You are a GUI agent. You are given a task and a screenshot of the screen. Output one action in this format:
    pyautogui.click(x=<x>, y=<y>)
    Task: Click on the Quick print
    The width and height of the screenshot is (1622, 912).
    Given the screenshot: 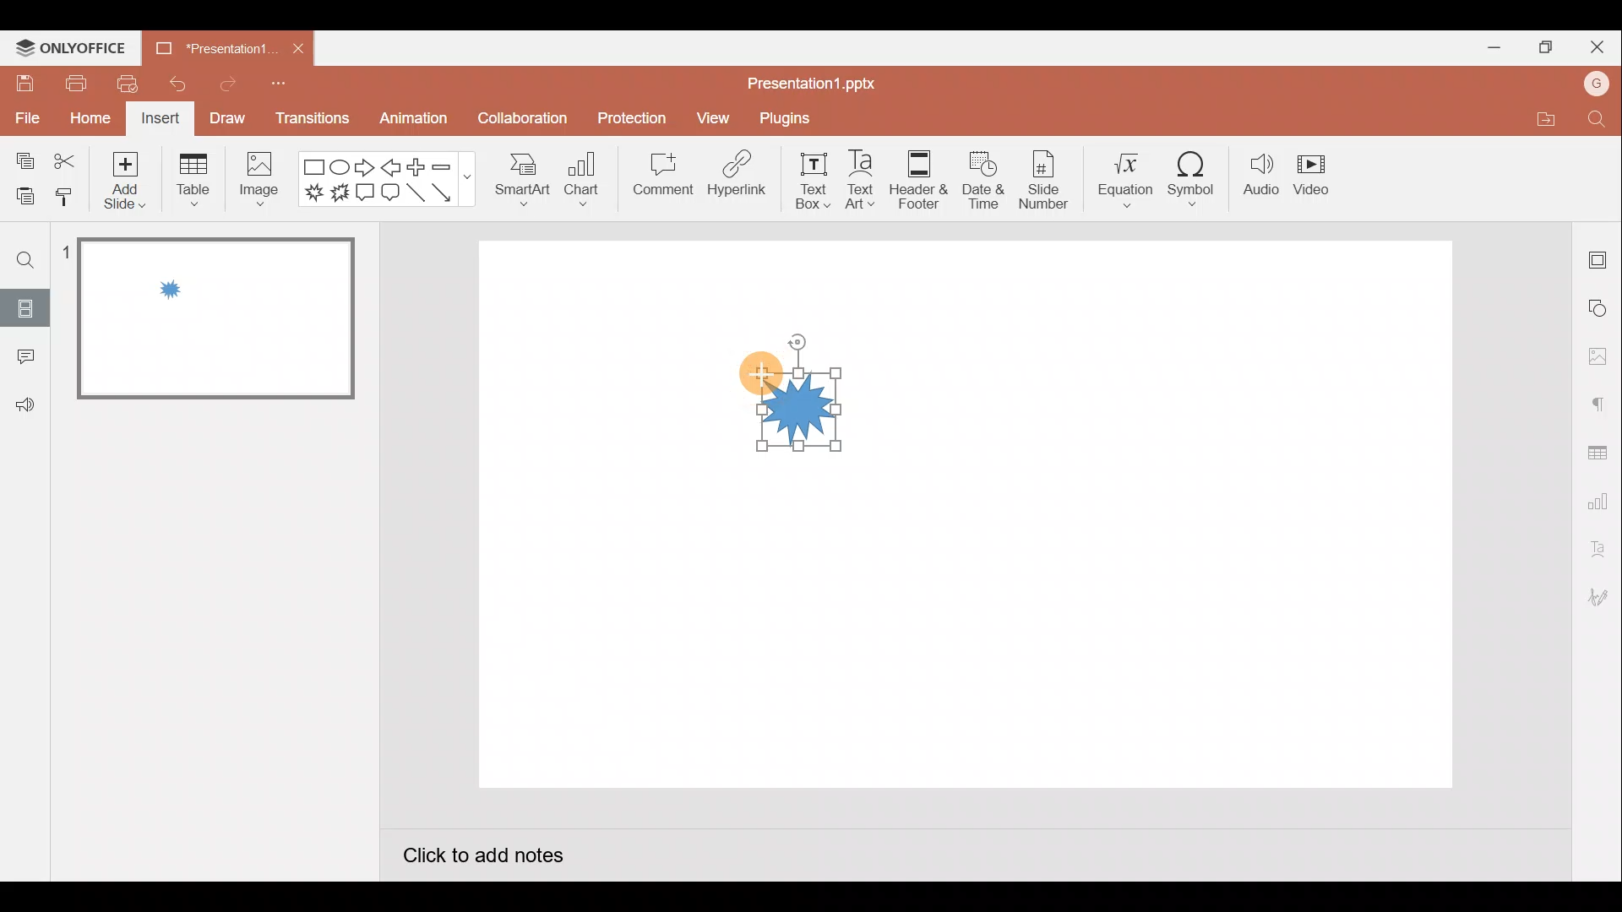 What is the action you would take?
    pyautogui.click(x=126, y=84)
    